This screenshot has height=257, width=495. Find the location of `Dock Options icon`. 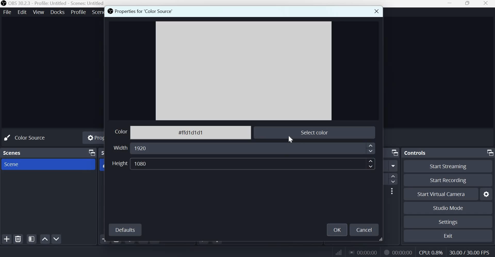

Dock Options icon is located at coordinates (393, 152).